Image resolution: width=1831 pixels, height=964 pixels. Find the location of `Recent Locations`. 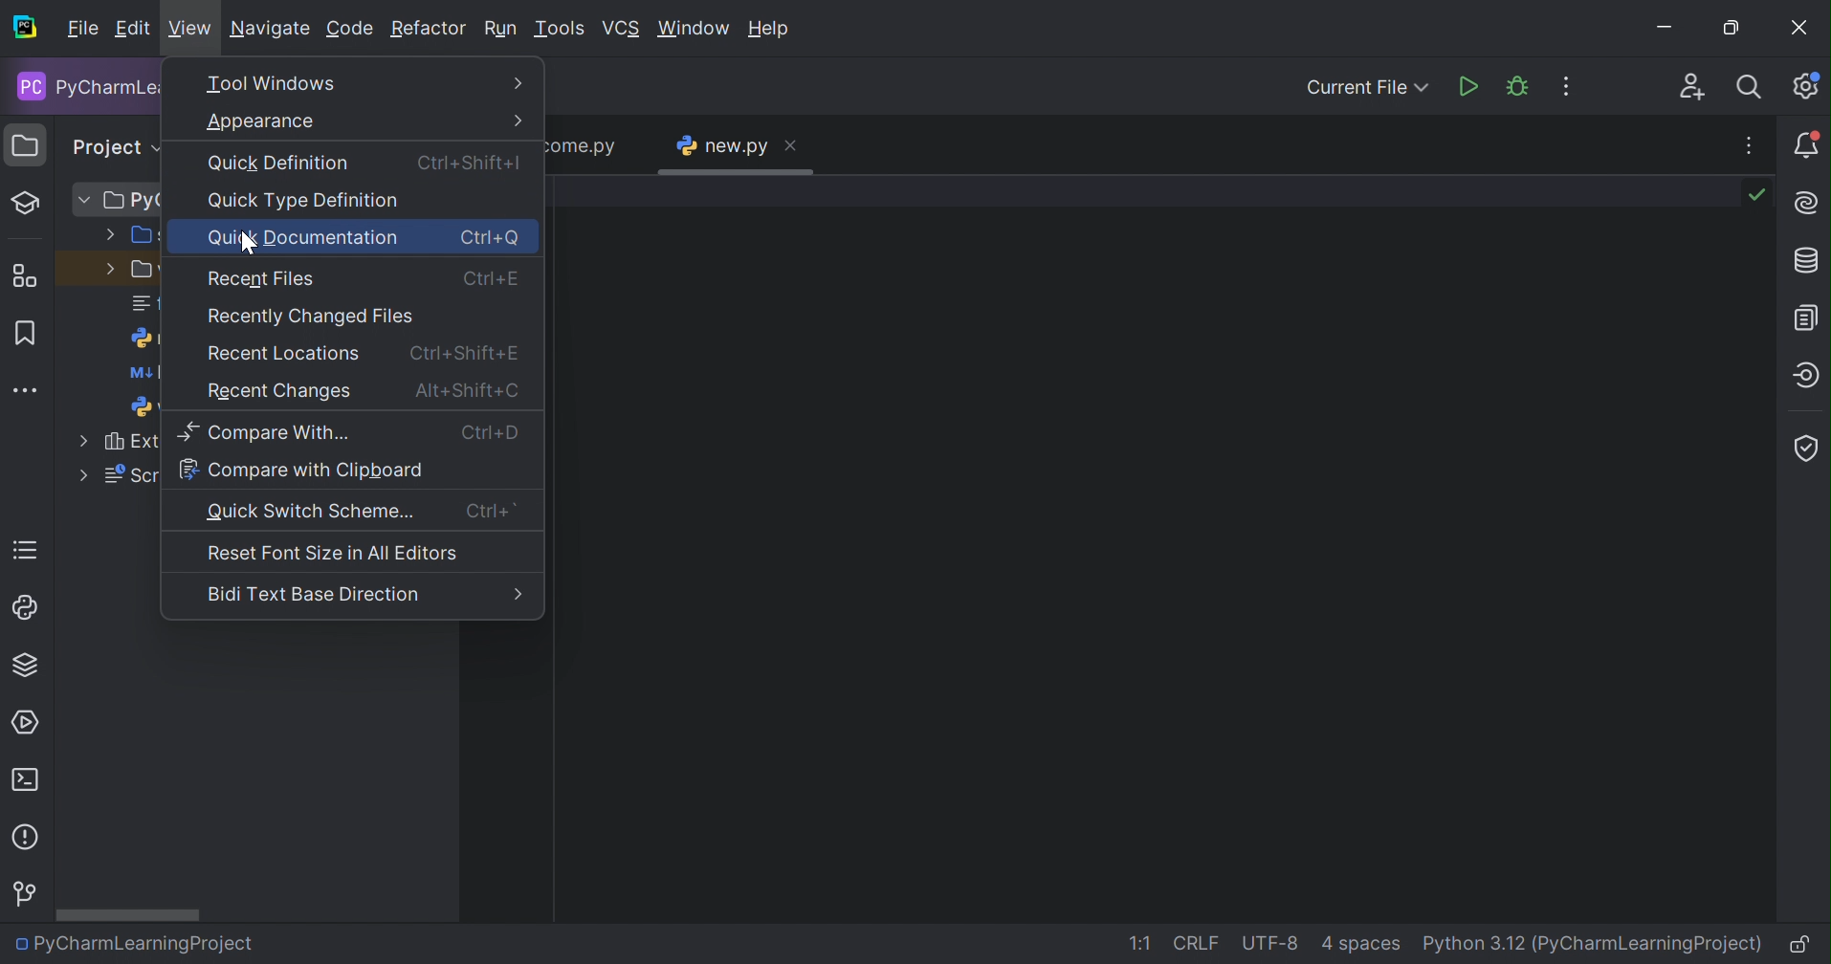

Recent Locations is located at coordinates (285, 355).